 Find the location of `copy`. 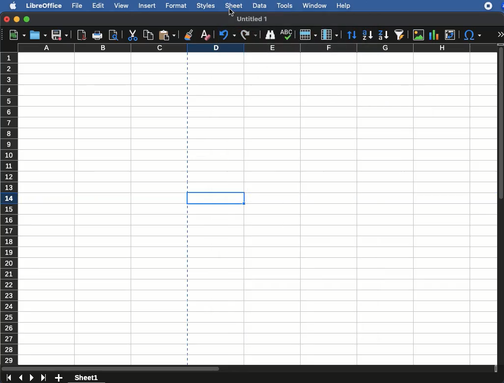

copy is located at coordinates (148, 34).